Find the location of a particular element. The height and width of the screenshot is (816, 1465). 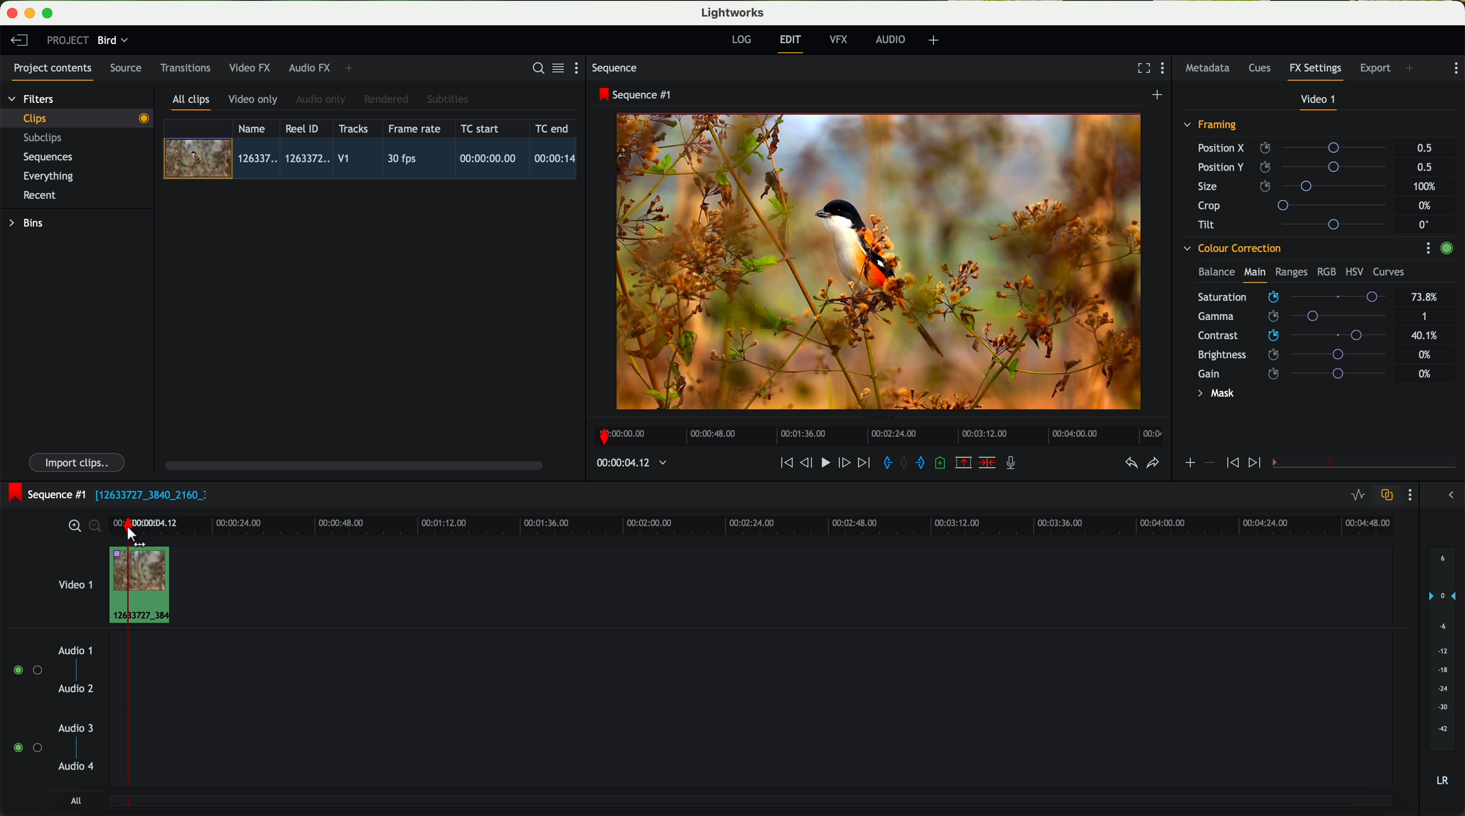

40.1% is located at coordinates (1427, 335).